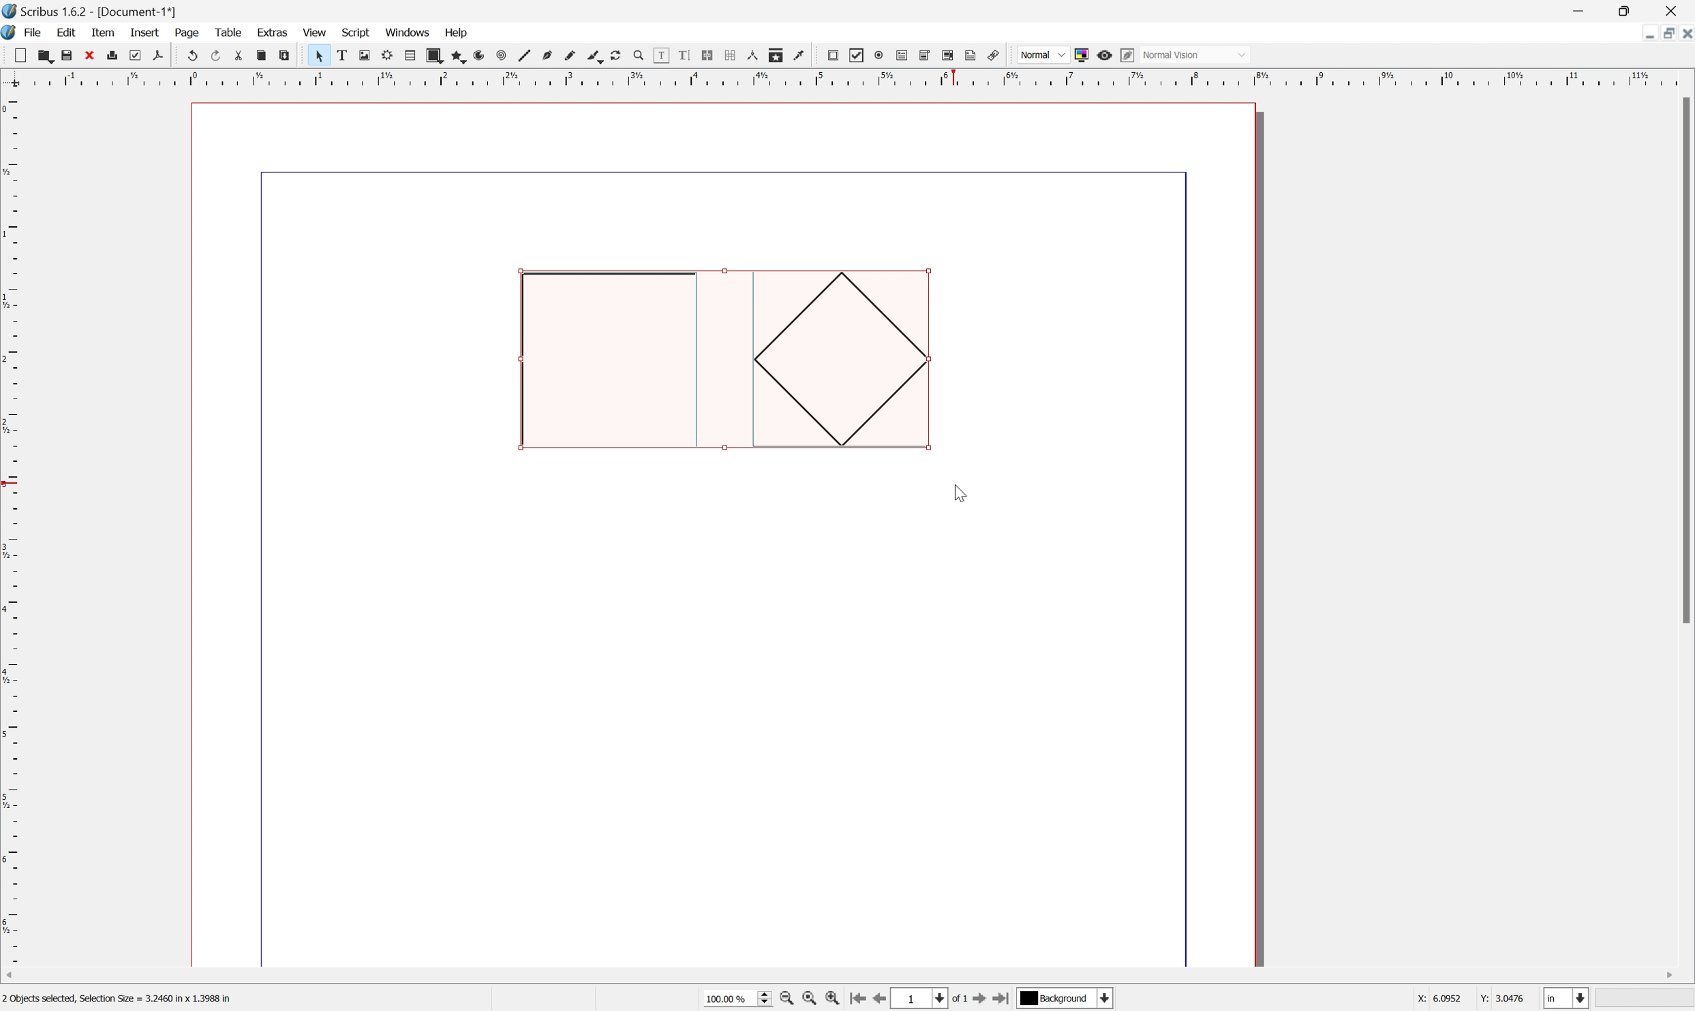  Describe the element at coordinates (838, 360) in the screenshot. I see `Polygon` at that location.